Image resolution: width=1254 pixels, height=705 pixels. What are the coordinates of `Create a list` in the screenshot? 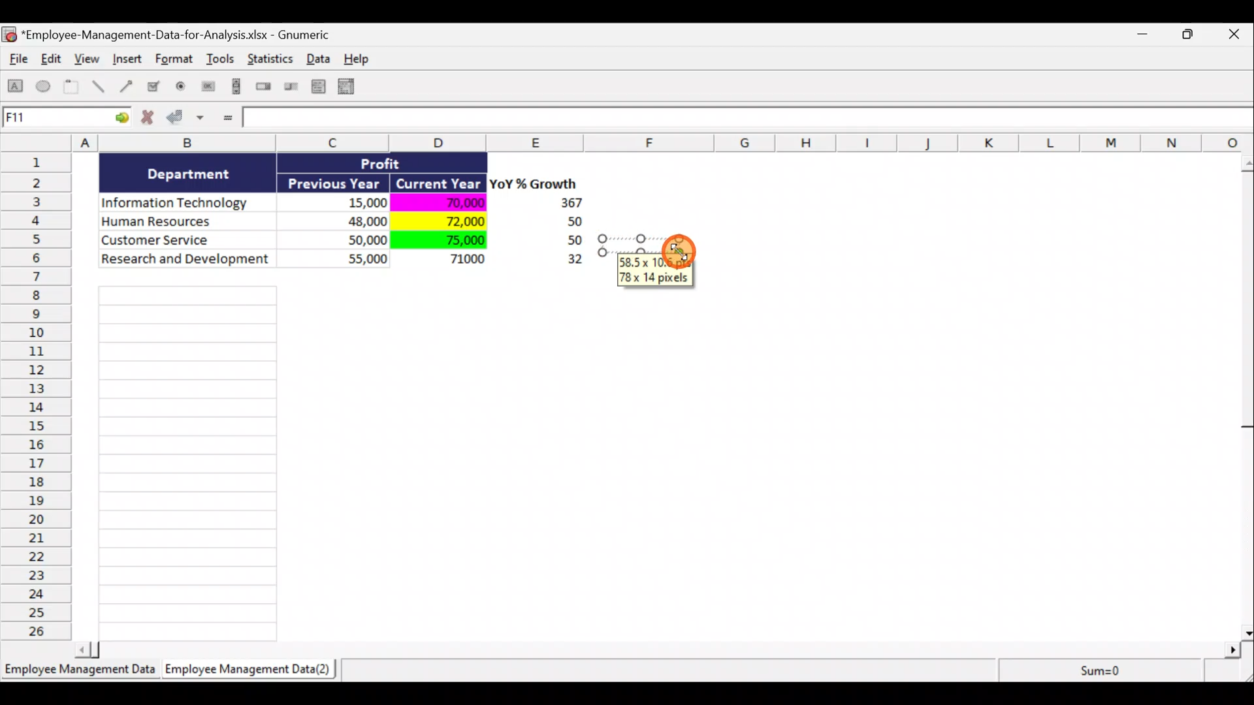 It's located at (315, 86).